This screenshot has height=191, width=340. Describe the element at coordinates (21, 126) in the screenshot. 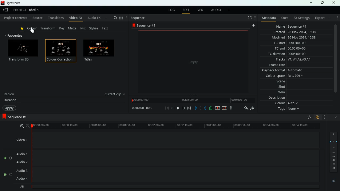

I see `zoom` at that location.